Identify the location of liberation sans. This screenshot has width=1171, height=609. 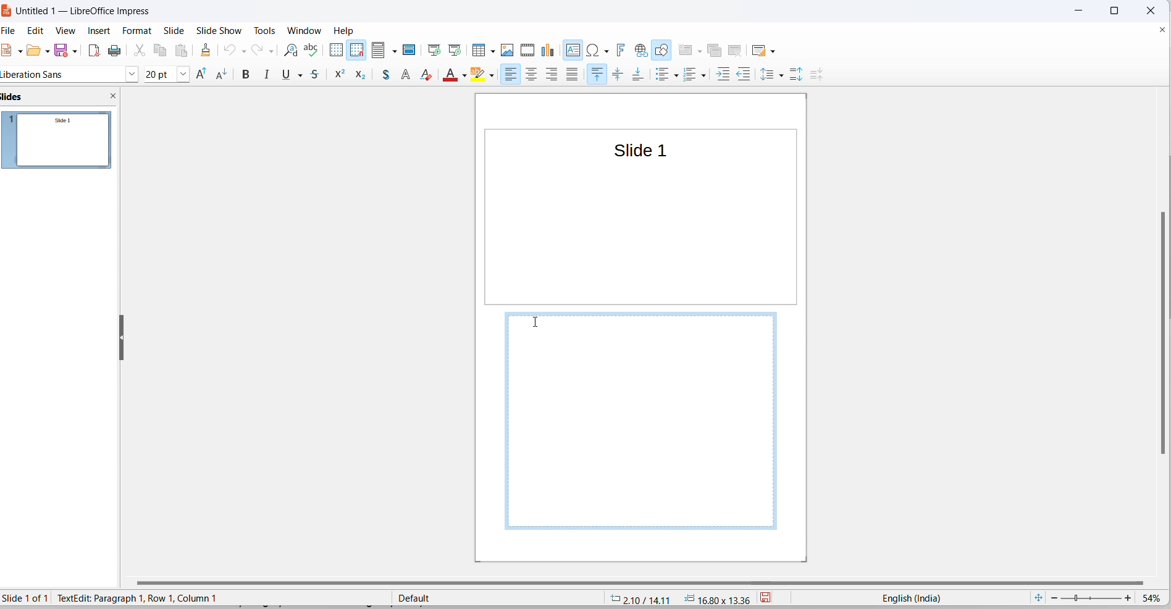
(37, 73).